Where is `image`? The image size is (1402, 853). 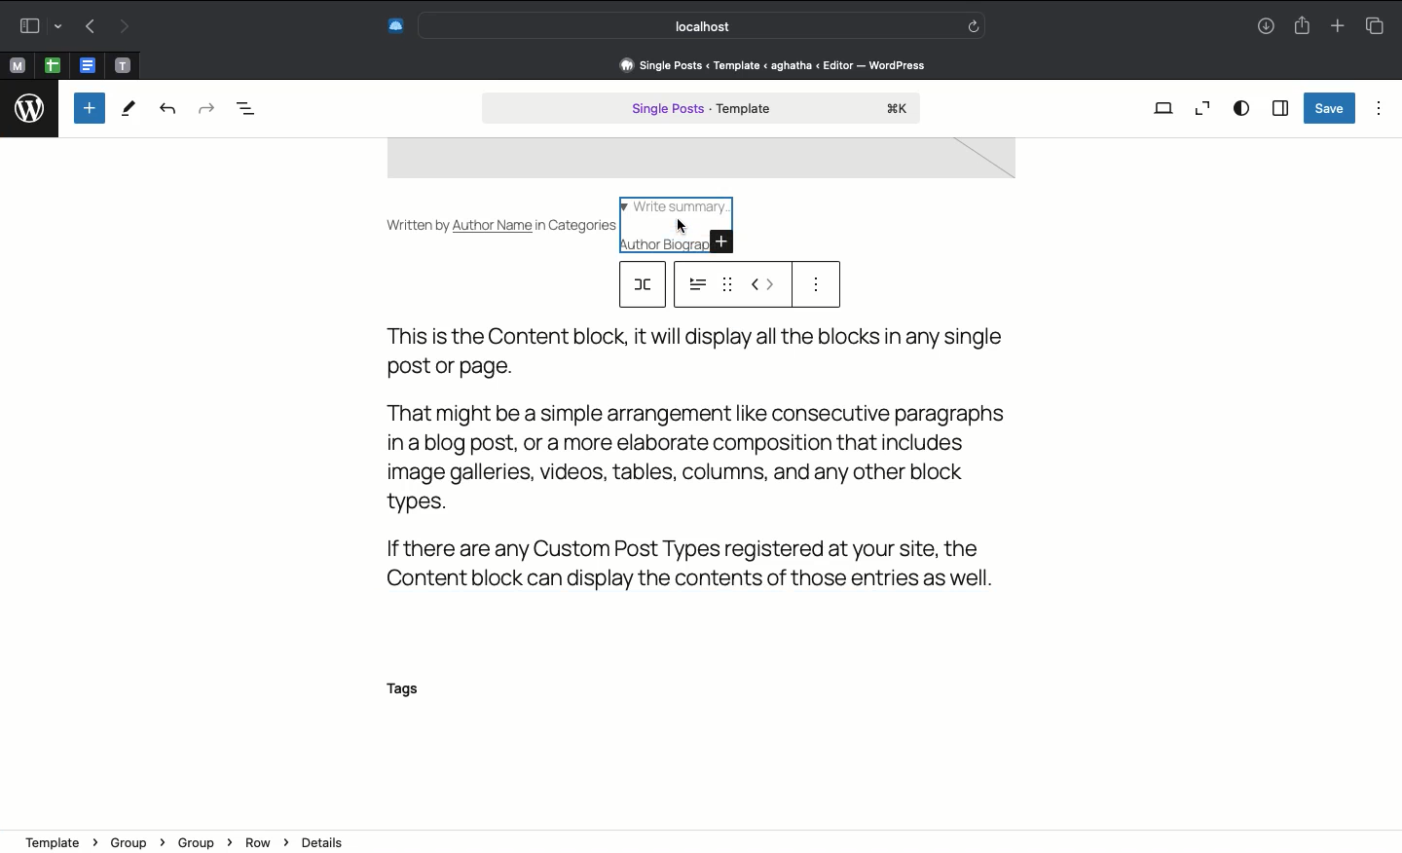 image is located at coordinates (700, 161).